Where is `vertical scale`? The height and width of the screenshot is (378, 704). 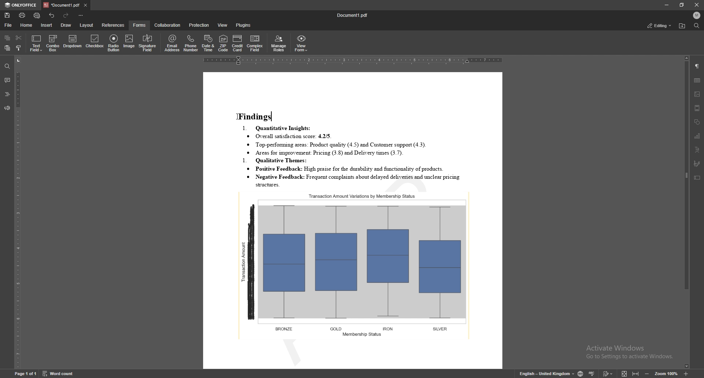
vertical scale is located at coordinates (18, 212).